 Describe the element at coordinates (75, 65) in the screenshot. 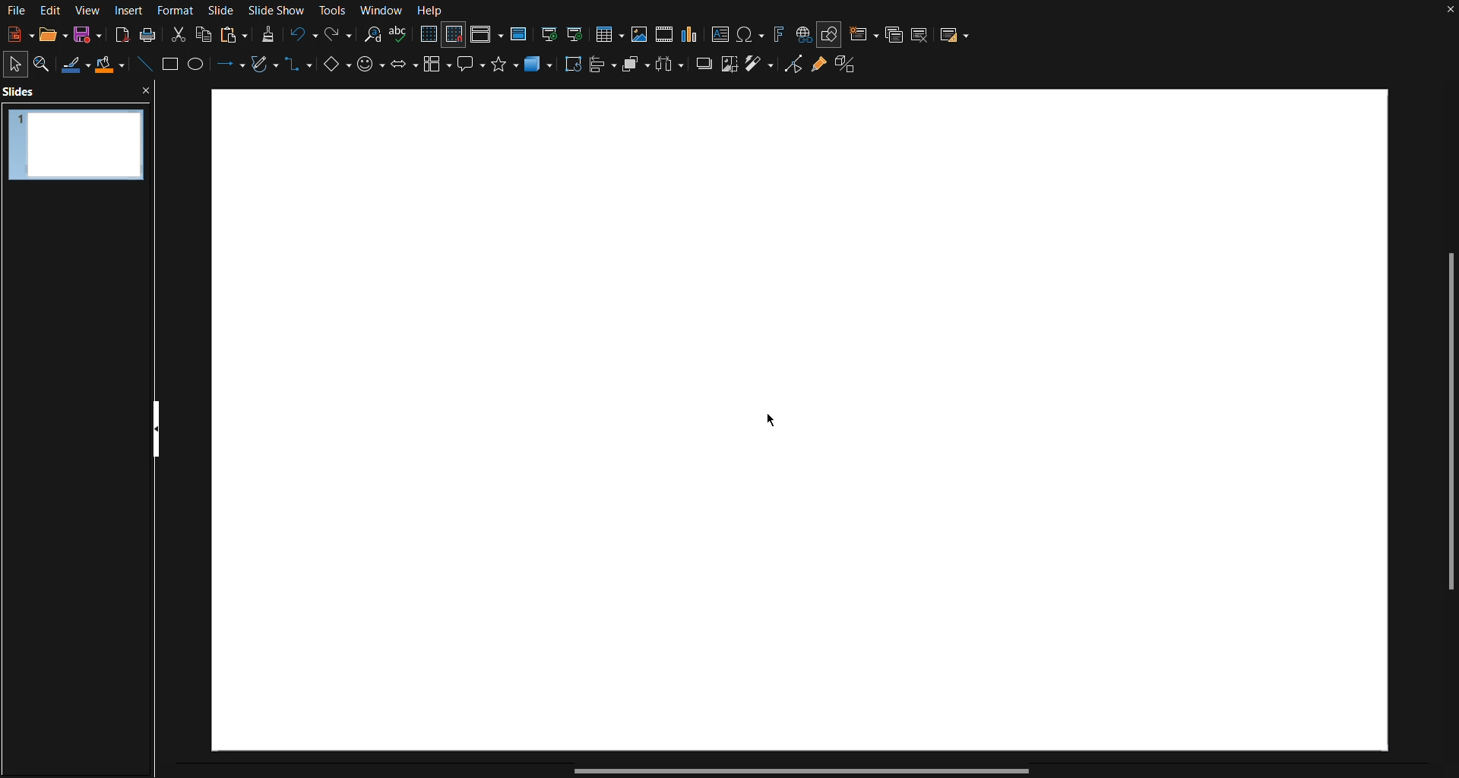

I see `Line Color` at that location.